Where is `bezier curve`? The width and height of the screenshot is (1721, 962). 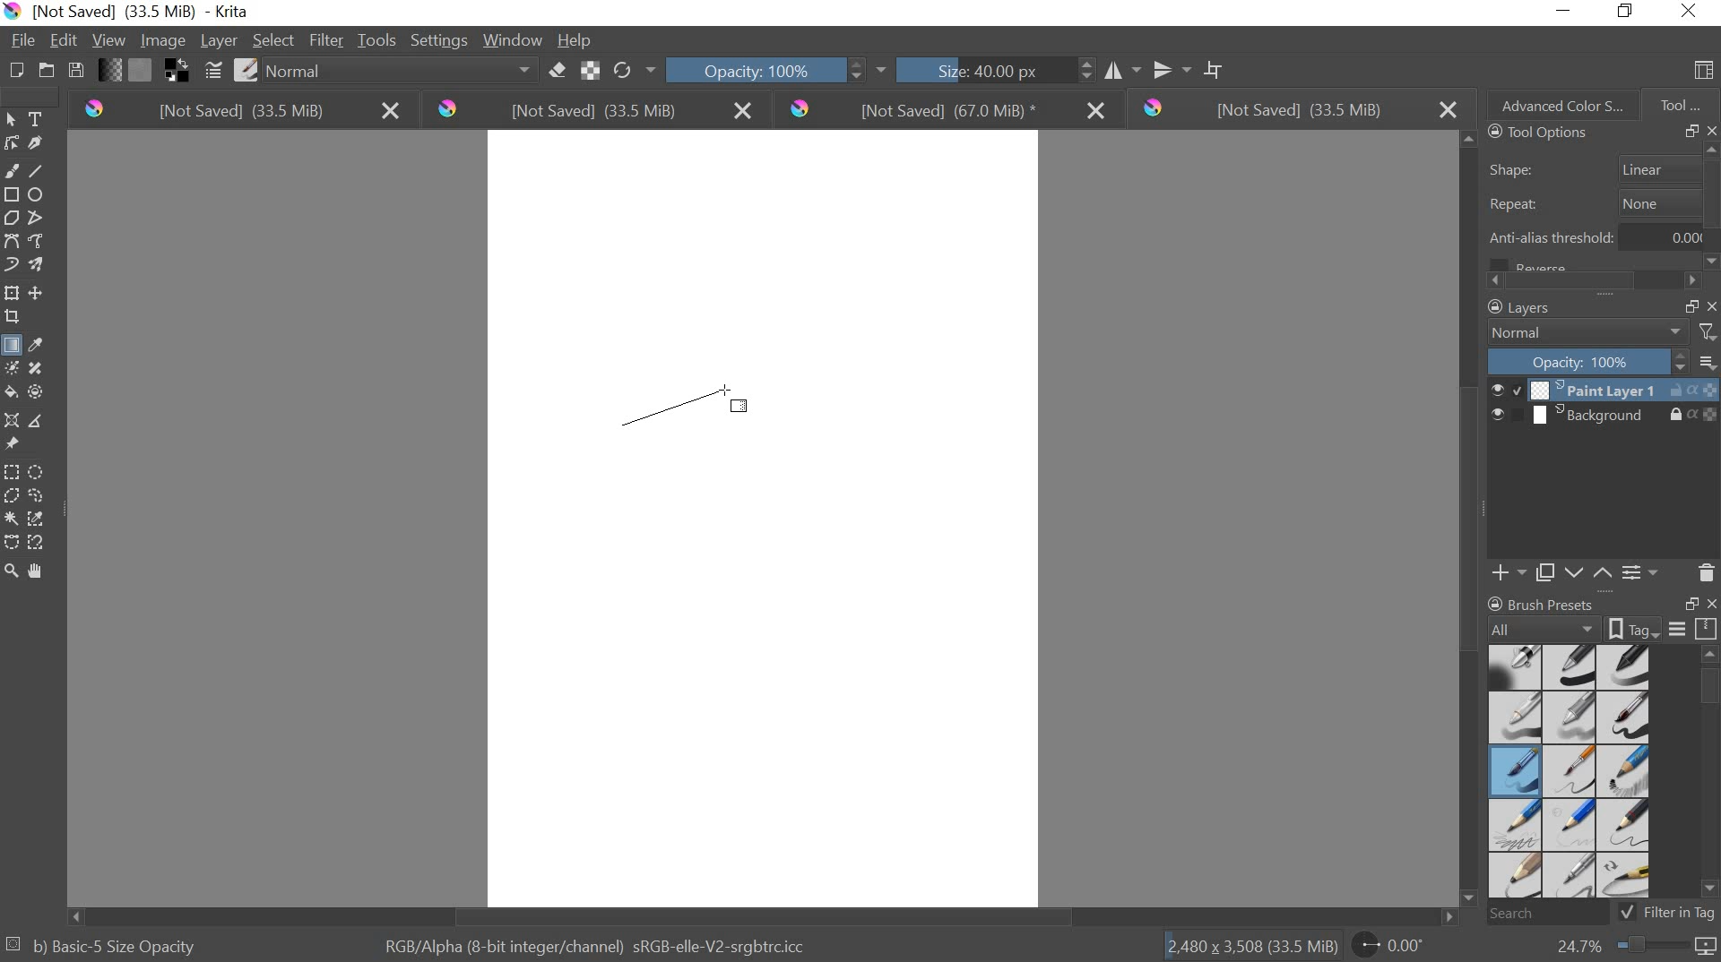 bezier curve is located at coordinates (12, 541).